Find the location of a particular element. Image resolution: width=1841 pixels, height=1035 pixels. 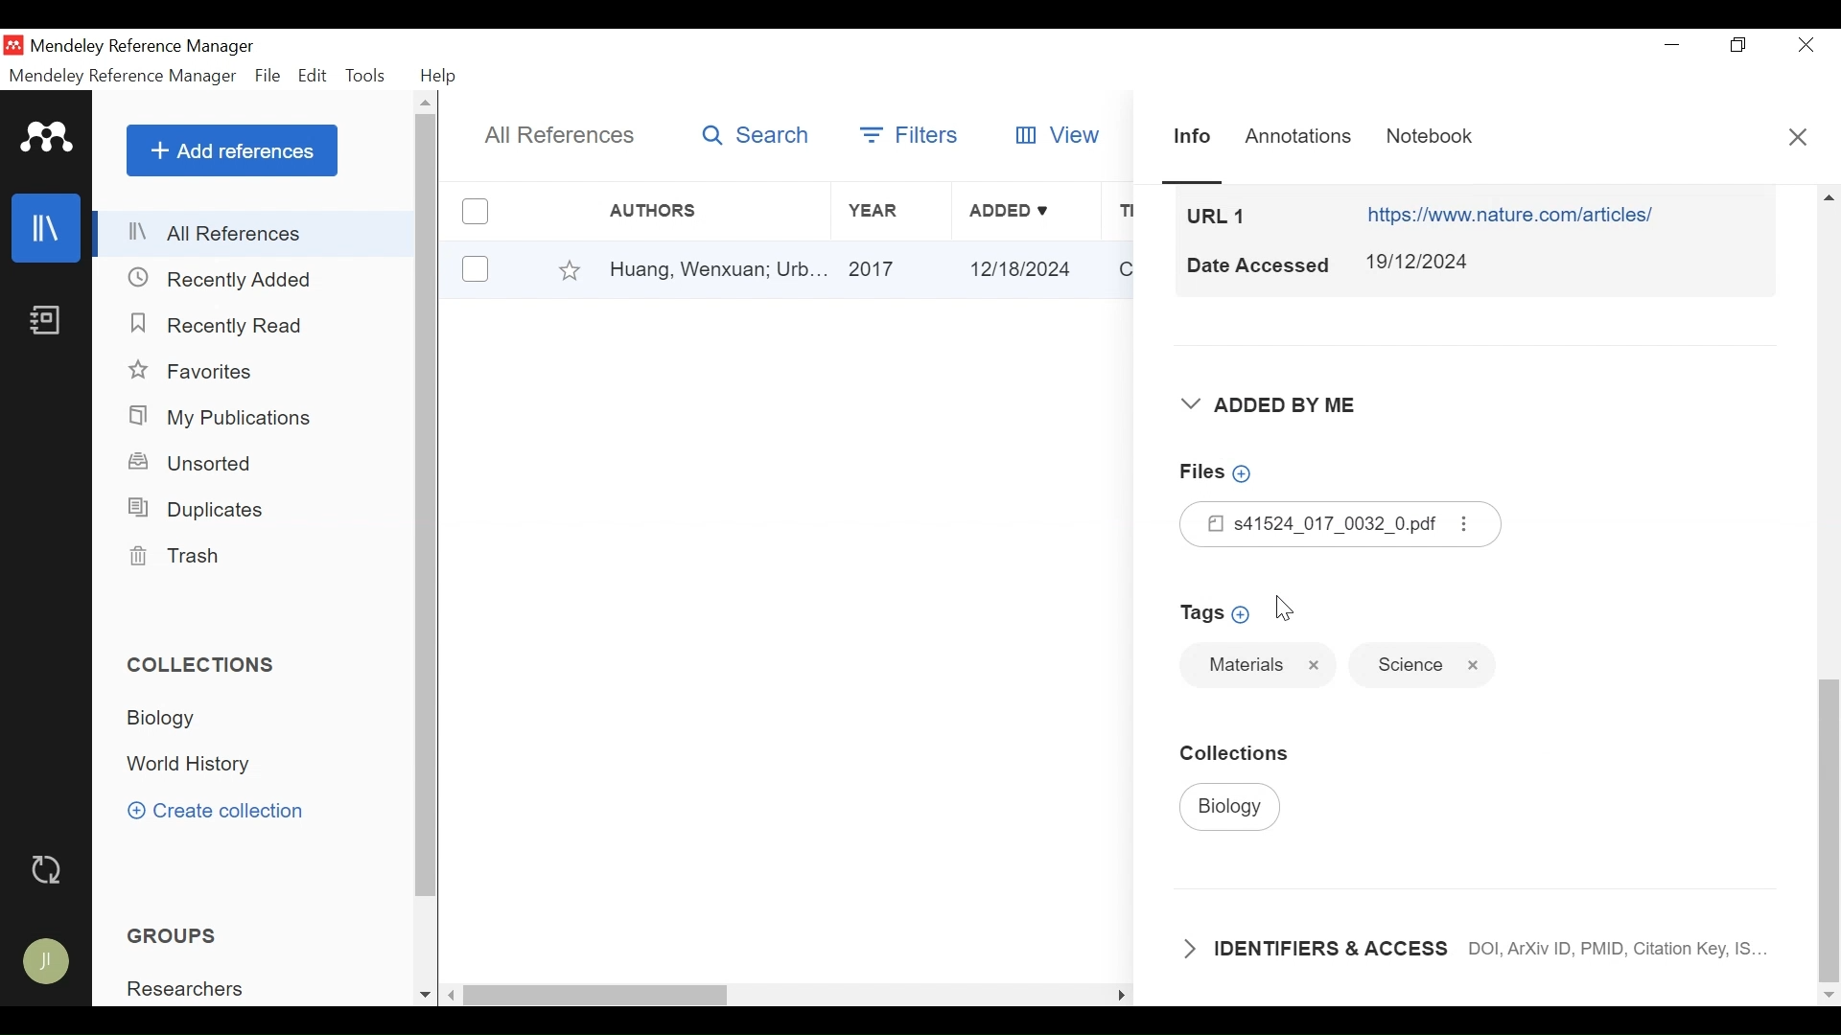

Collections is located at coordinates (1242, 751).